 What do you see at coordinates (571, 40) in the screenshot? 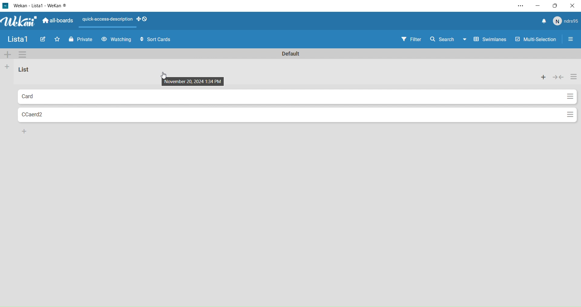
I see `Settings` at bounding box center [571, 40].